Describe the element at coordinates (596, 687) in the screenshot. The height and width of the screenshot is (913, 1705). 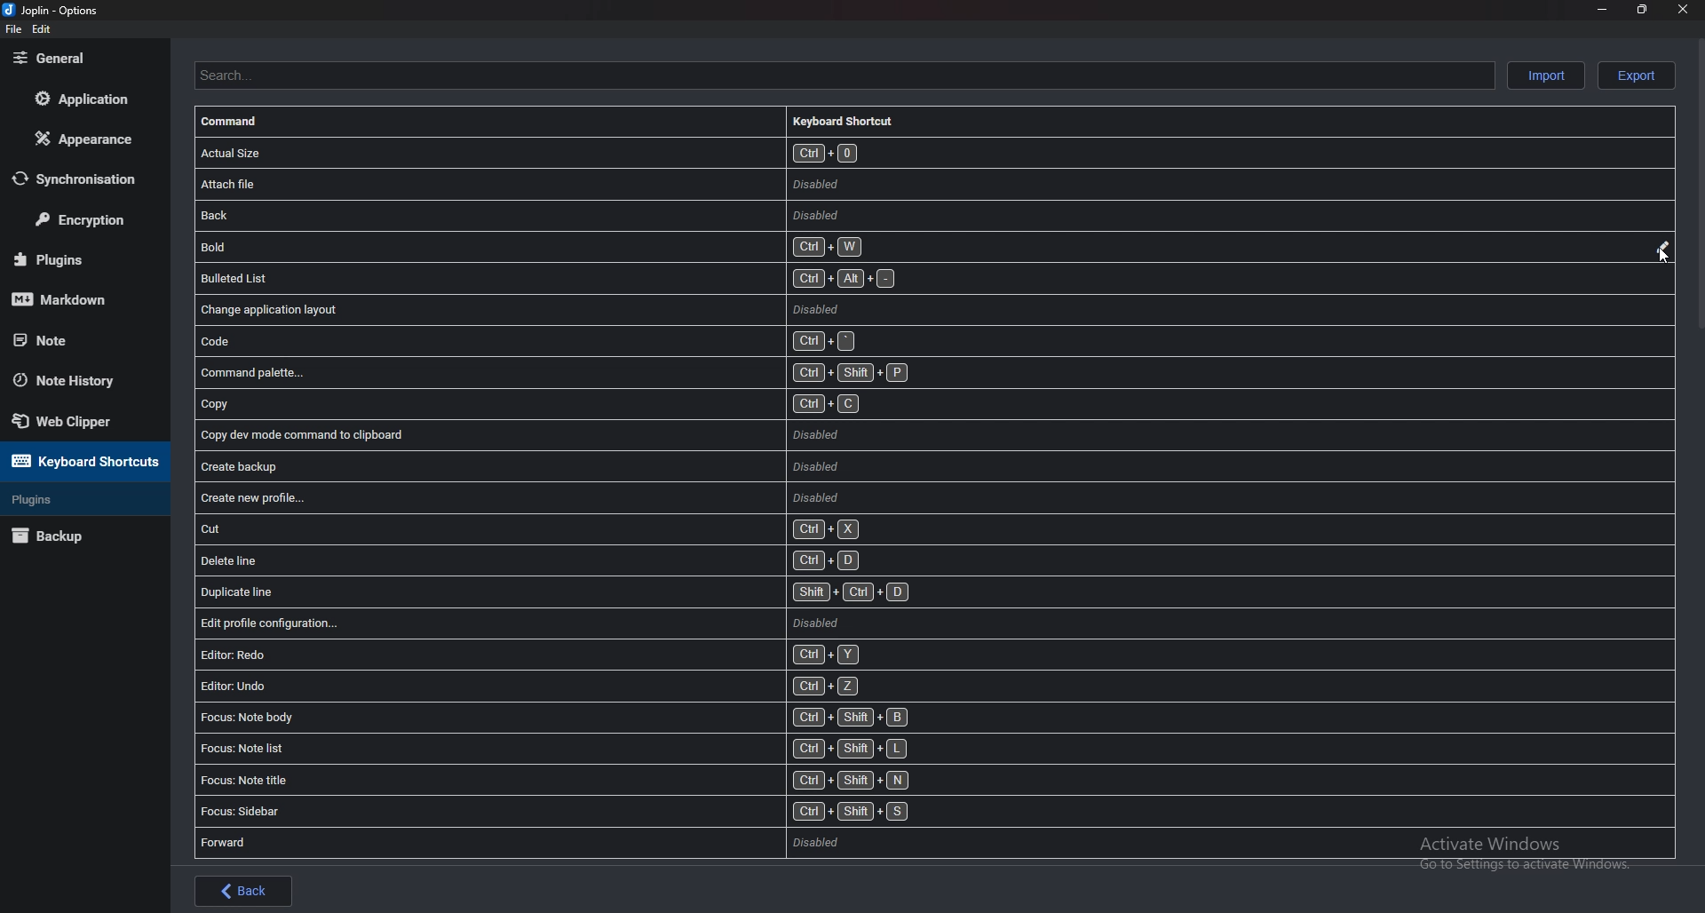
I see `Editor undo` at that location.